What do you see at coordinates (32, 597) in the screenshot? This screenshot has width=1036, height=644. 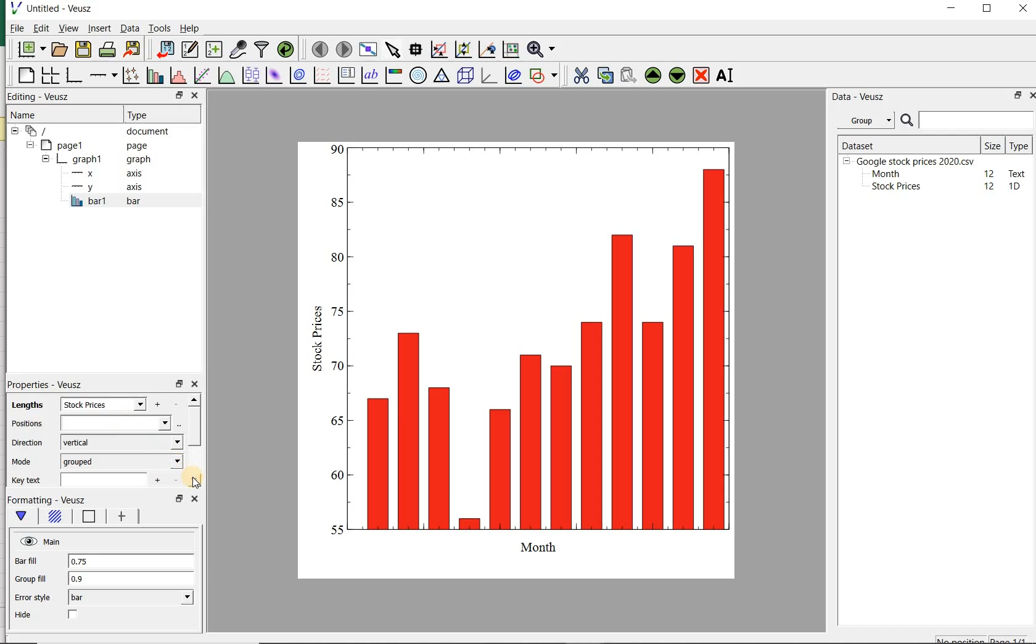 I see `Error style` at bounding box center [32, 597].